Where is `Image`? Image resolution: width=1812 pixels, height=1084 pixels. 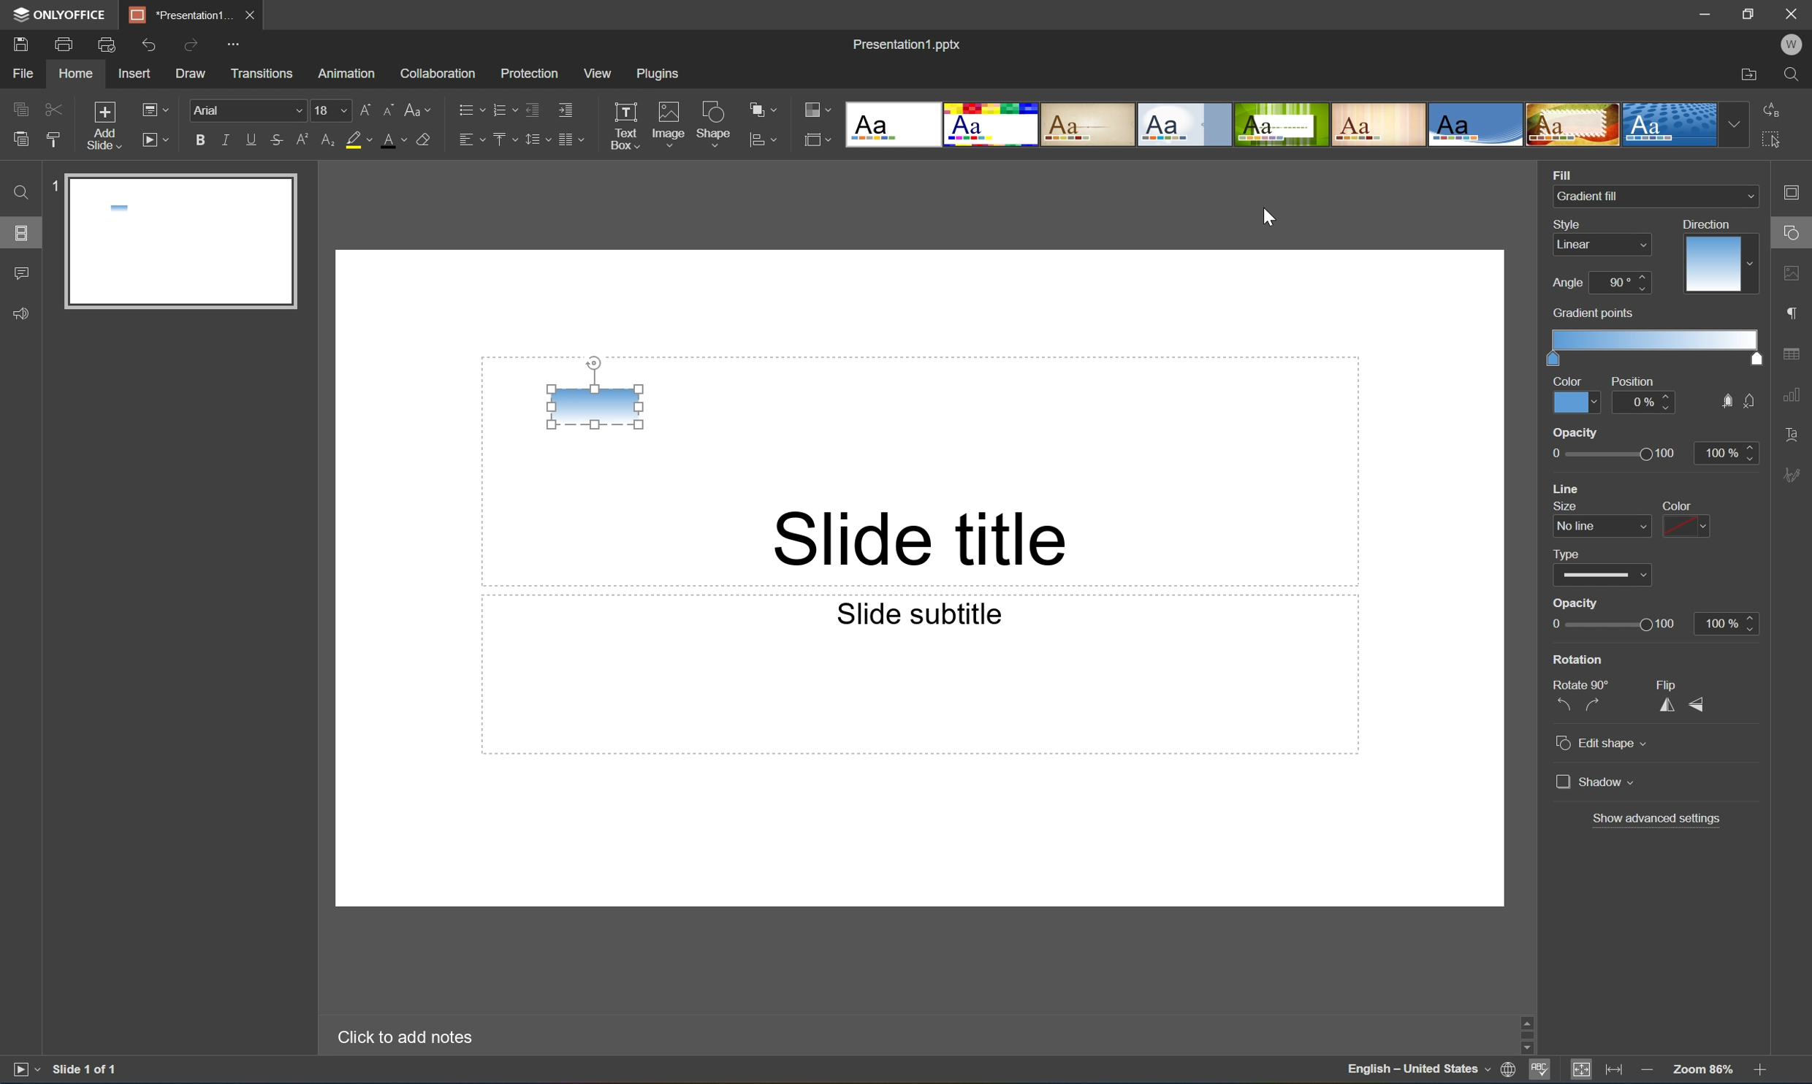 Image is located at coordinates (669, 126).